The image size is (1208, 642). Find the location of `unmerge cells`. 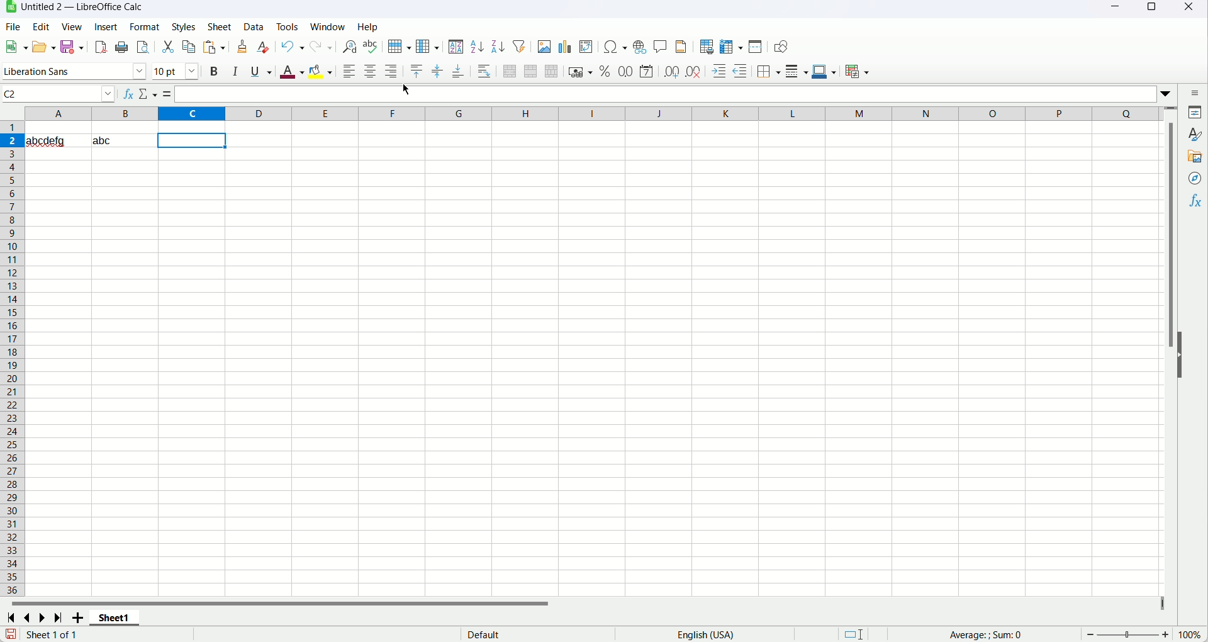

unmerge cells is located at coordinates (551, 72).